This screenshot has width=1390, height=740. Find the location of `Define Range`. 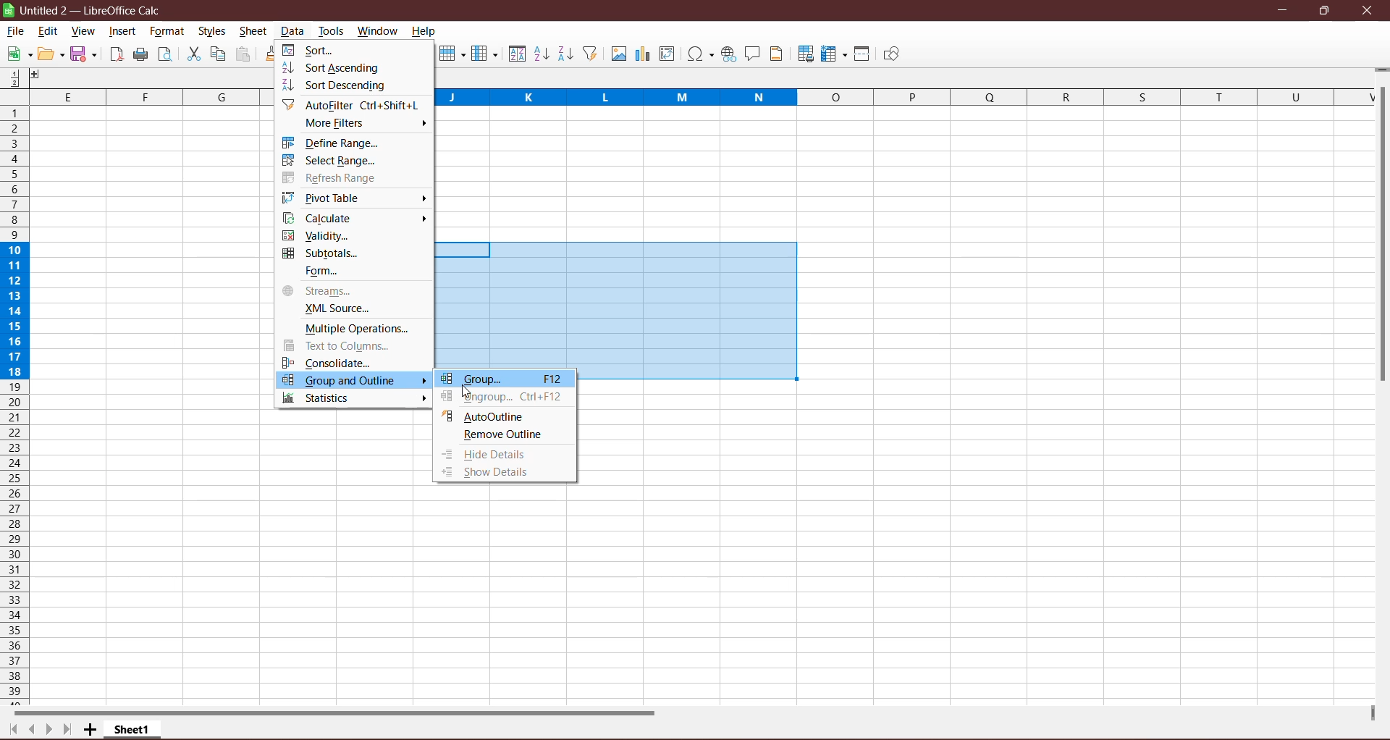

Define Range is located at coordinates (335, 143).